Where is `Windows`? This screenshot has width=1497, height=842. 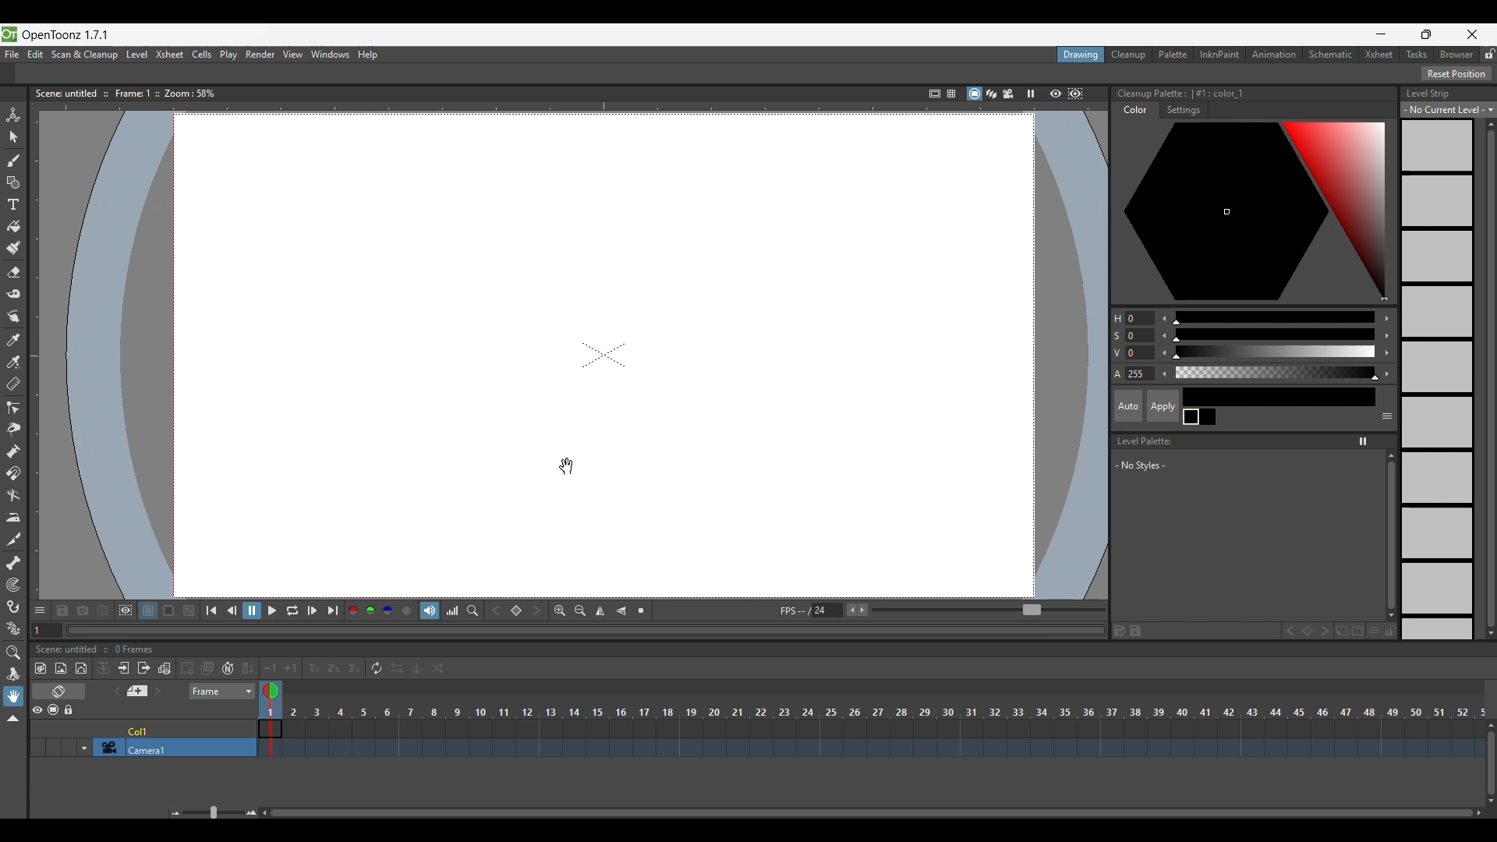 Windows is located at coordinates (331, 54).